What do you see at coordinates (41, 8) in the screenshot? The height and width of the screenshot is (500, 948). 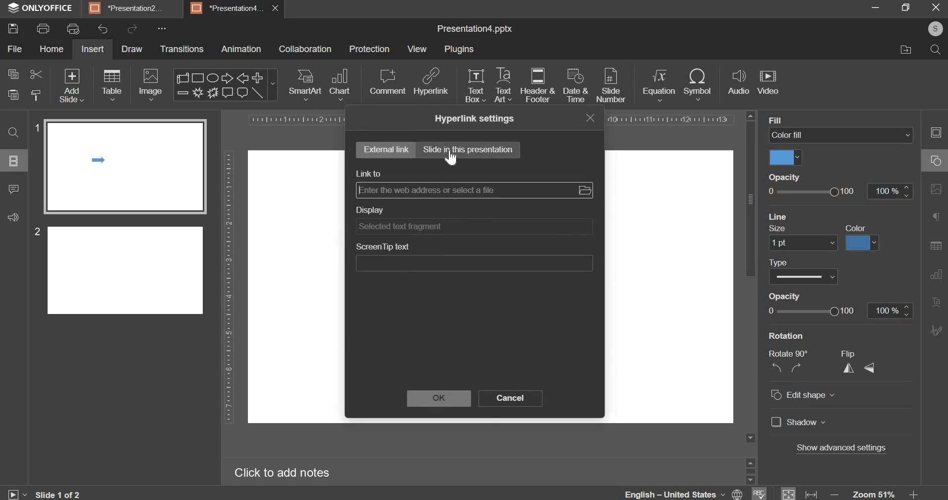 I see `ONLYOFFICE` at bounding box center [41, 8].